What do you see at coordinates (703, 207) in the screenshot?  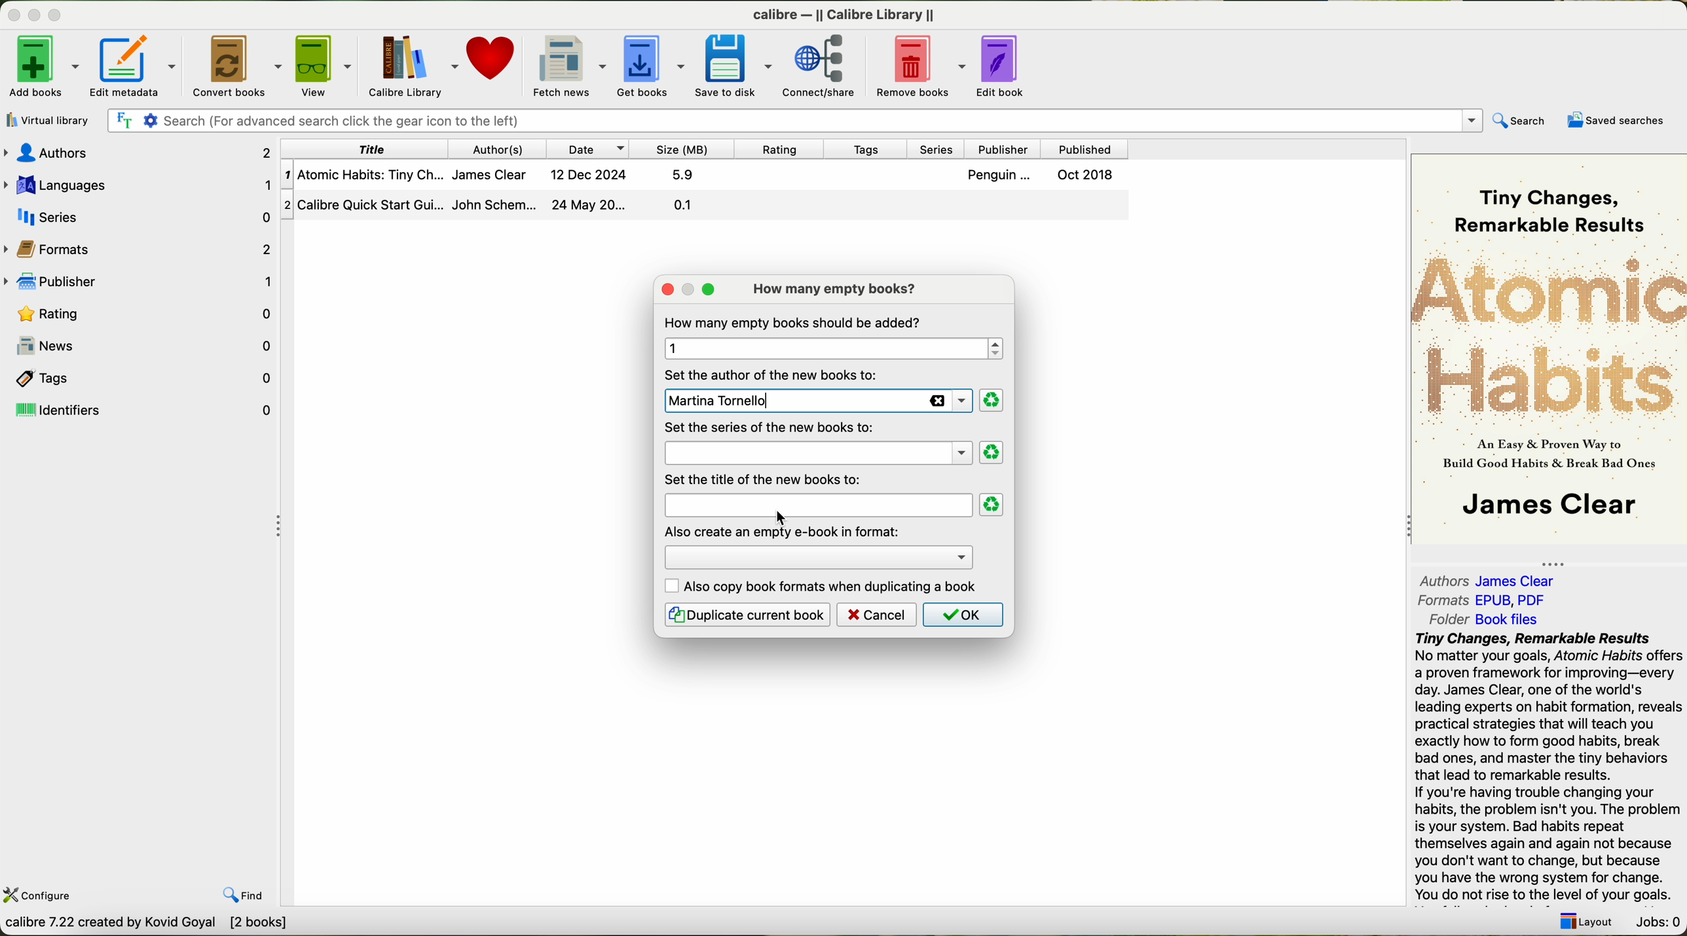 I see `second book` at bounding box center [703, 207].